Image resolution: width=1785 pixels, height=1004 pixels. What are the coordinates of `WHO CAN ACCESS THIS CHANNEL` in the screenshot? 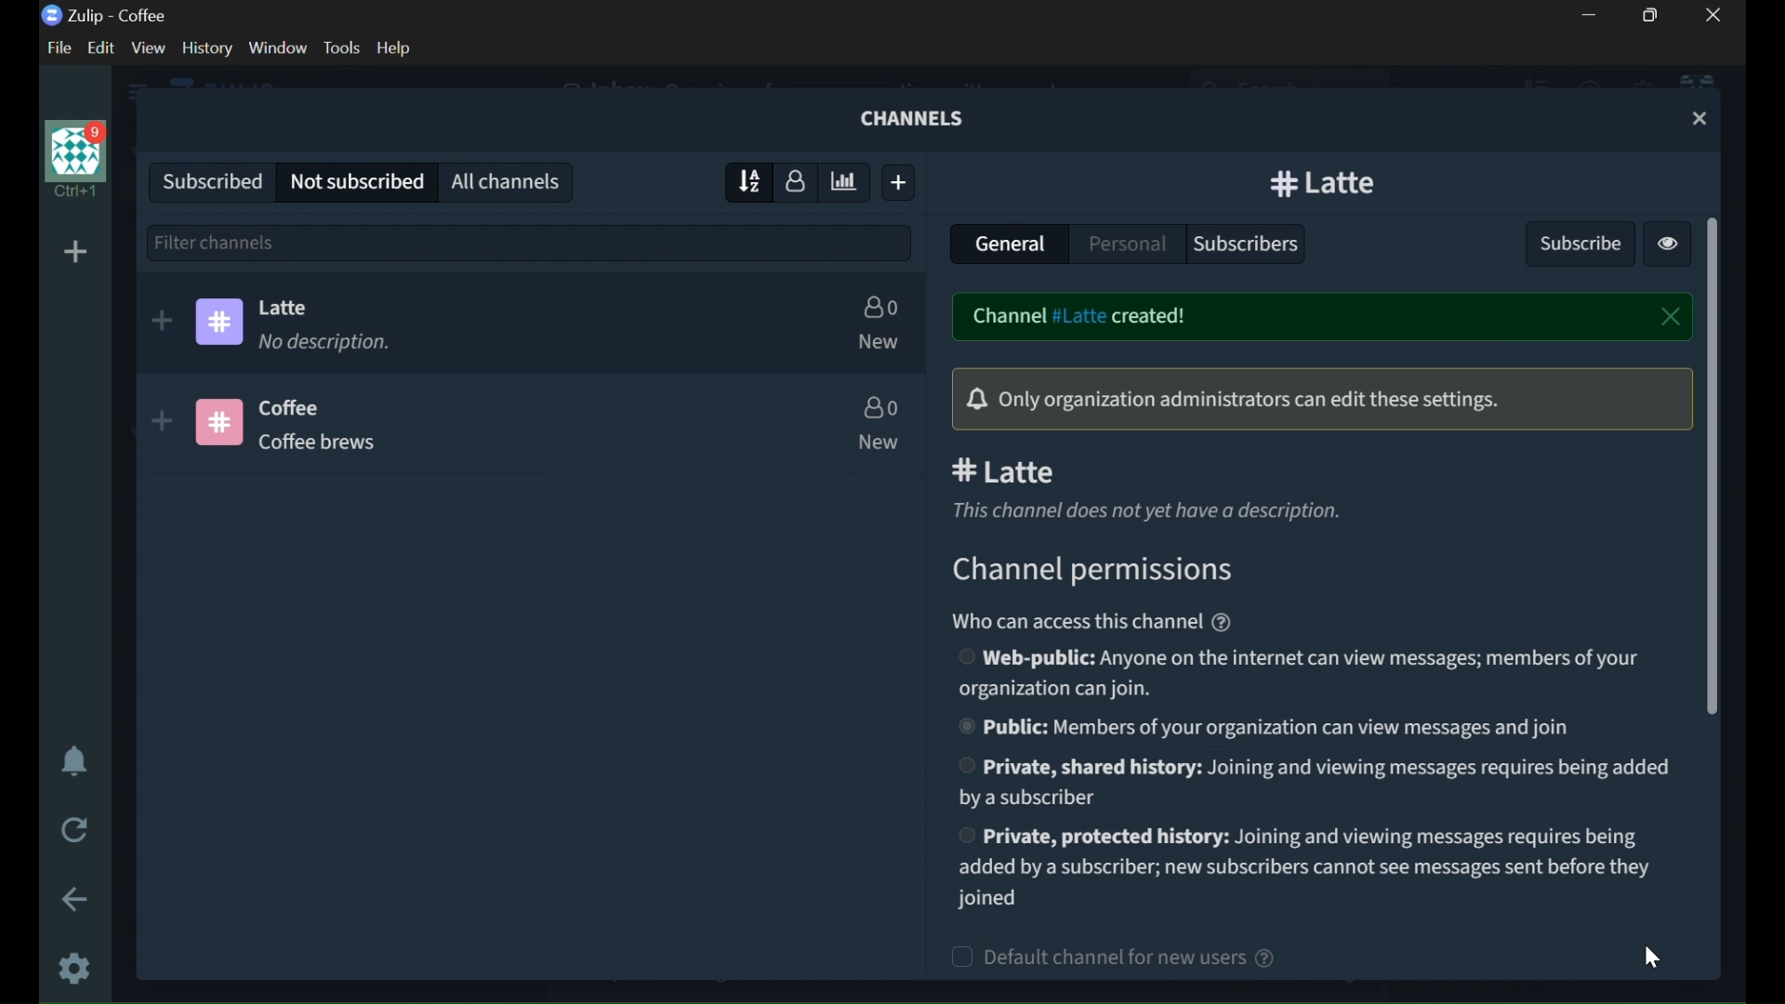 It's located at (1106, 621).